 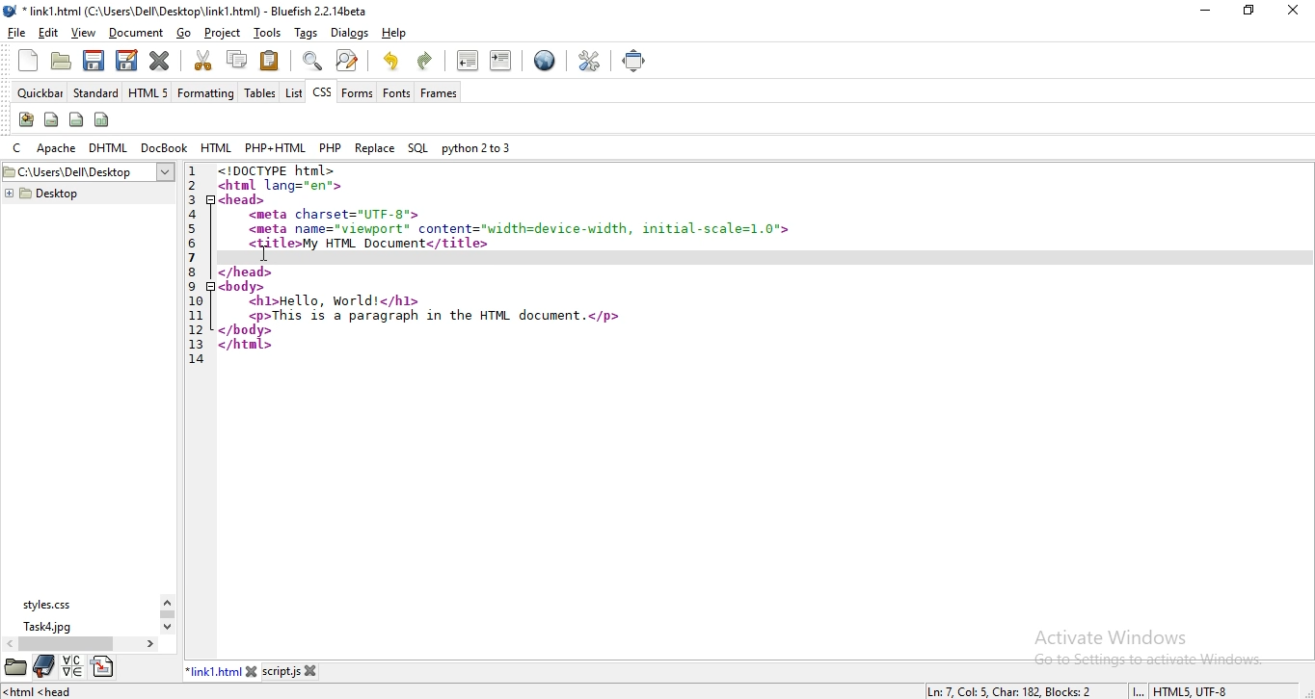 I want to click on unindent, so click(x=469, y=61).